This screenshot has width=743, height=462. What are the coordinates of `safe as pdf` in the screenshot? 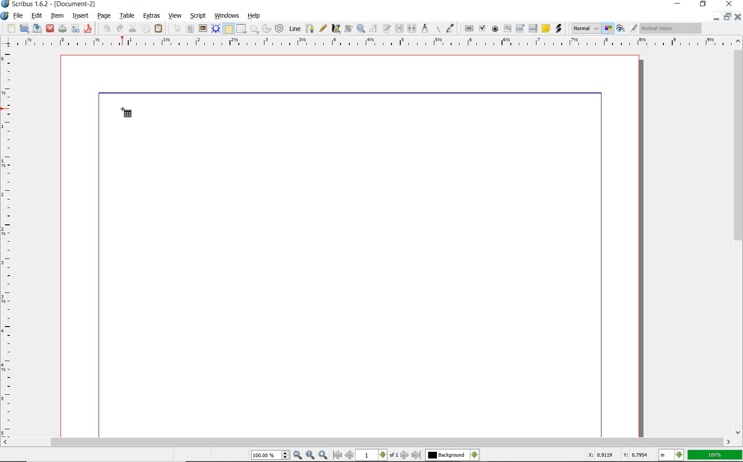 It's located at (88, 29).